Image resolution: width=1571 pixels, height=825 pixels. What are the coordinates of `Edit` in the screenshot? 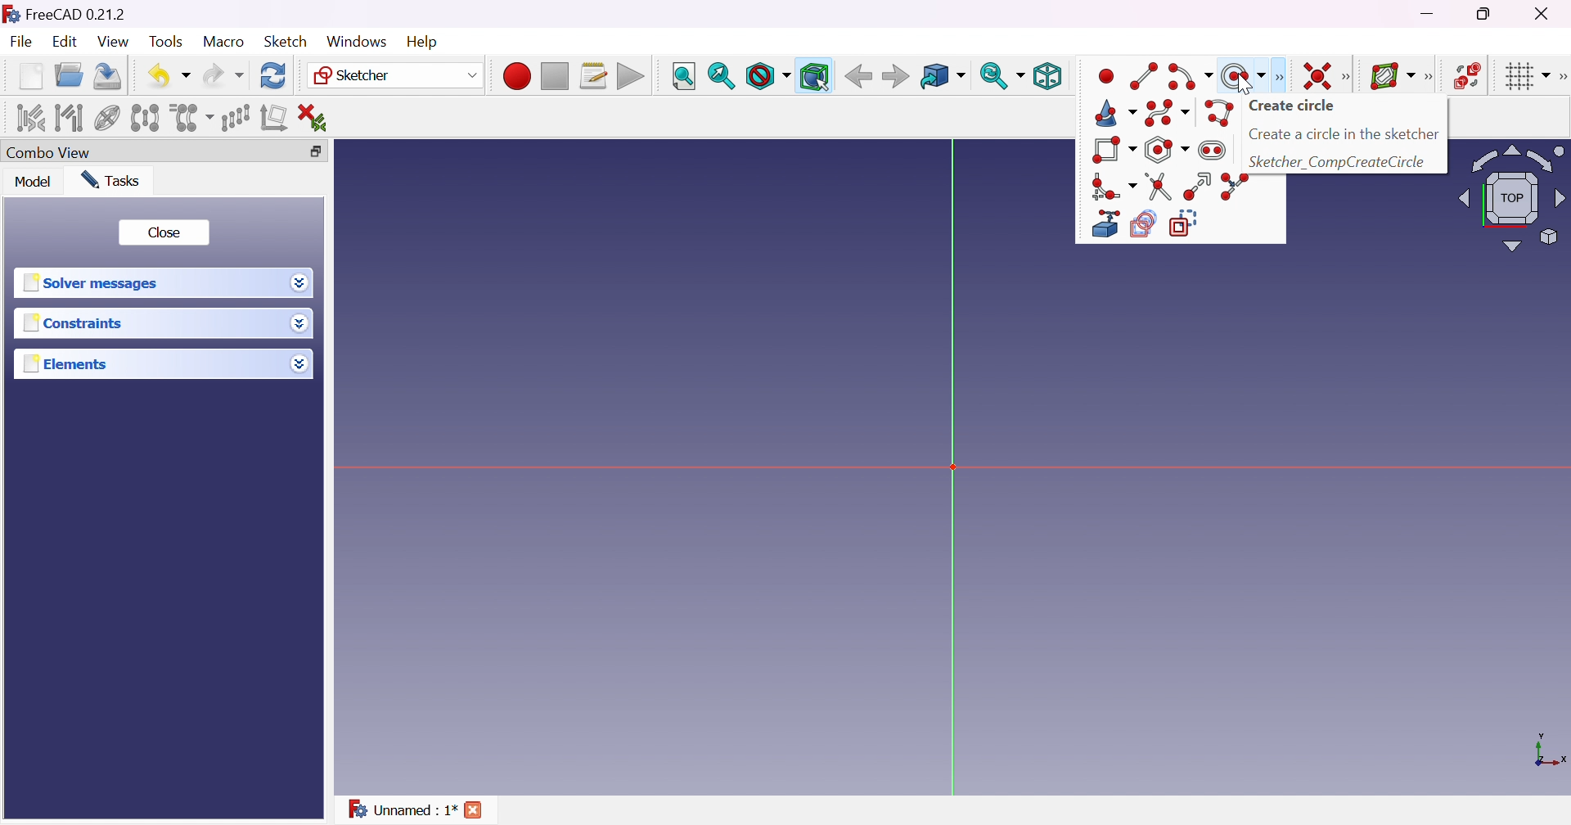 It's located at (64, 43).